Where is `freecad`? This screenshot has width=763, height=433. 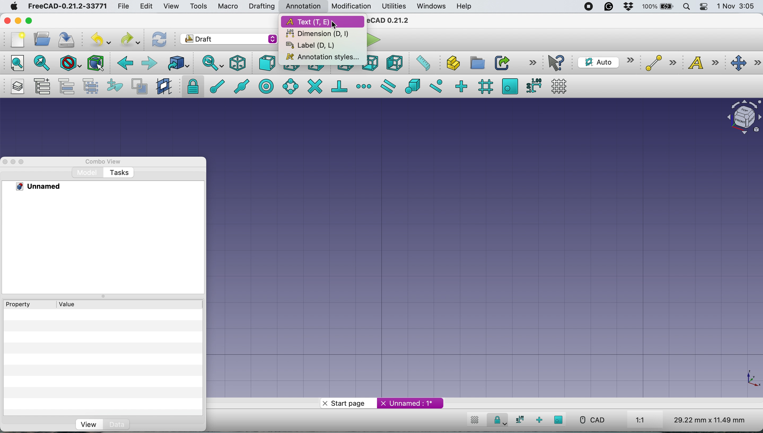
freecad is located at coordinates (66, 7).